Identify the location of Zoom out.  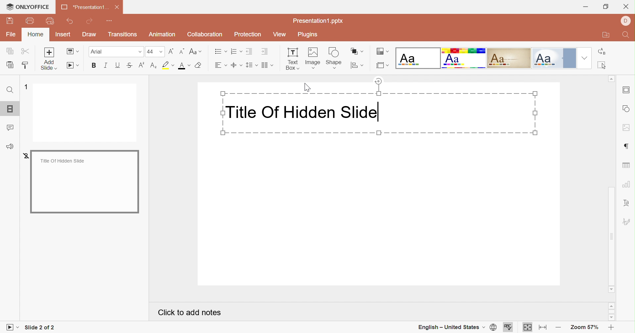
(558, 329).